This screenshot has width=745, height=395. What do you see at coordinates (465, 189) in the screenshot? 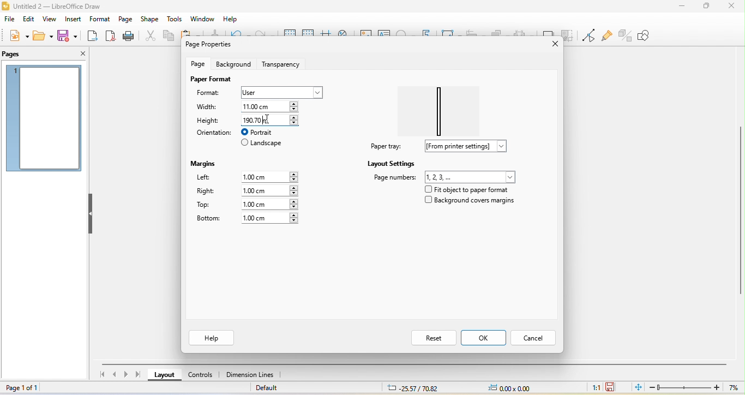
I see `fit object to paper format` at bounding box center [465, 189].